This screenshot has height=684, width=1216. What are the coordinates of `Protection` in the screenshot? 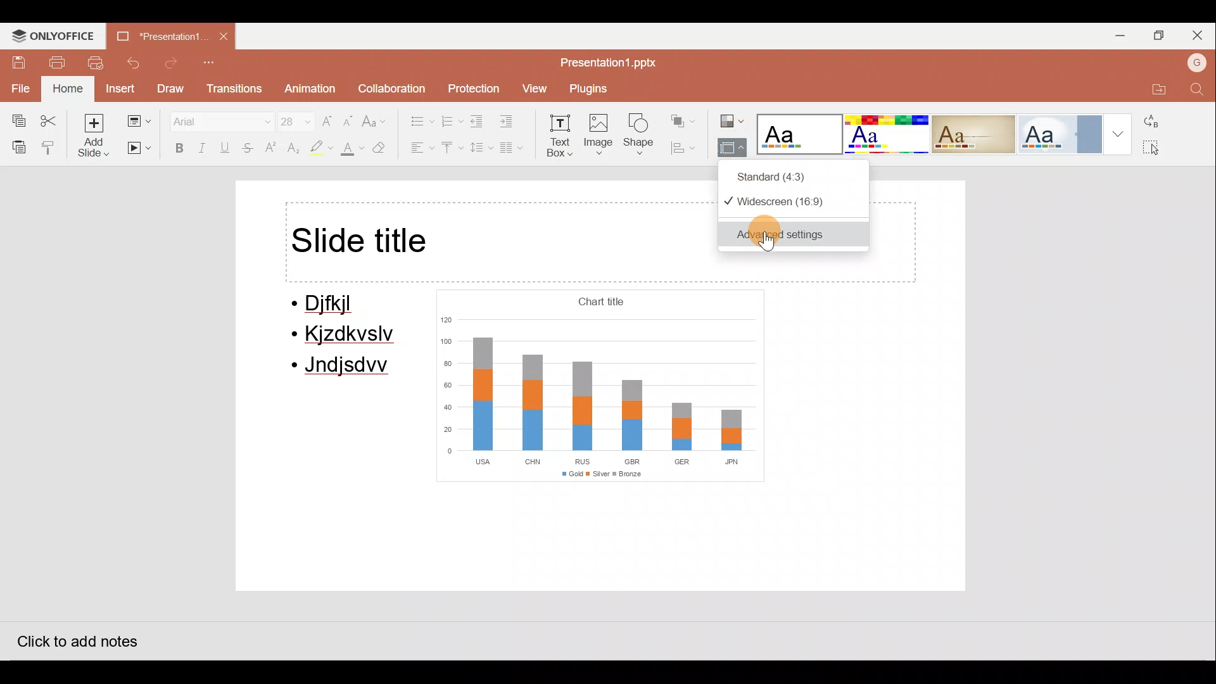 It's located at (471, 84).